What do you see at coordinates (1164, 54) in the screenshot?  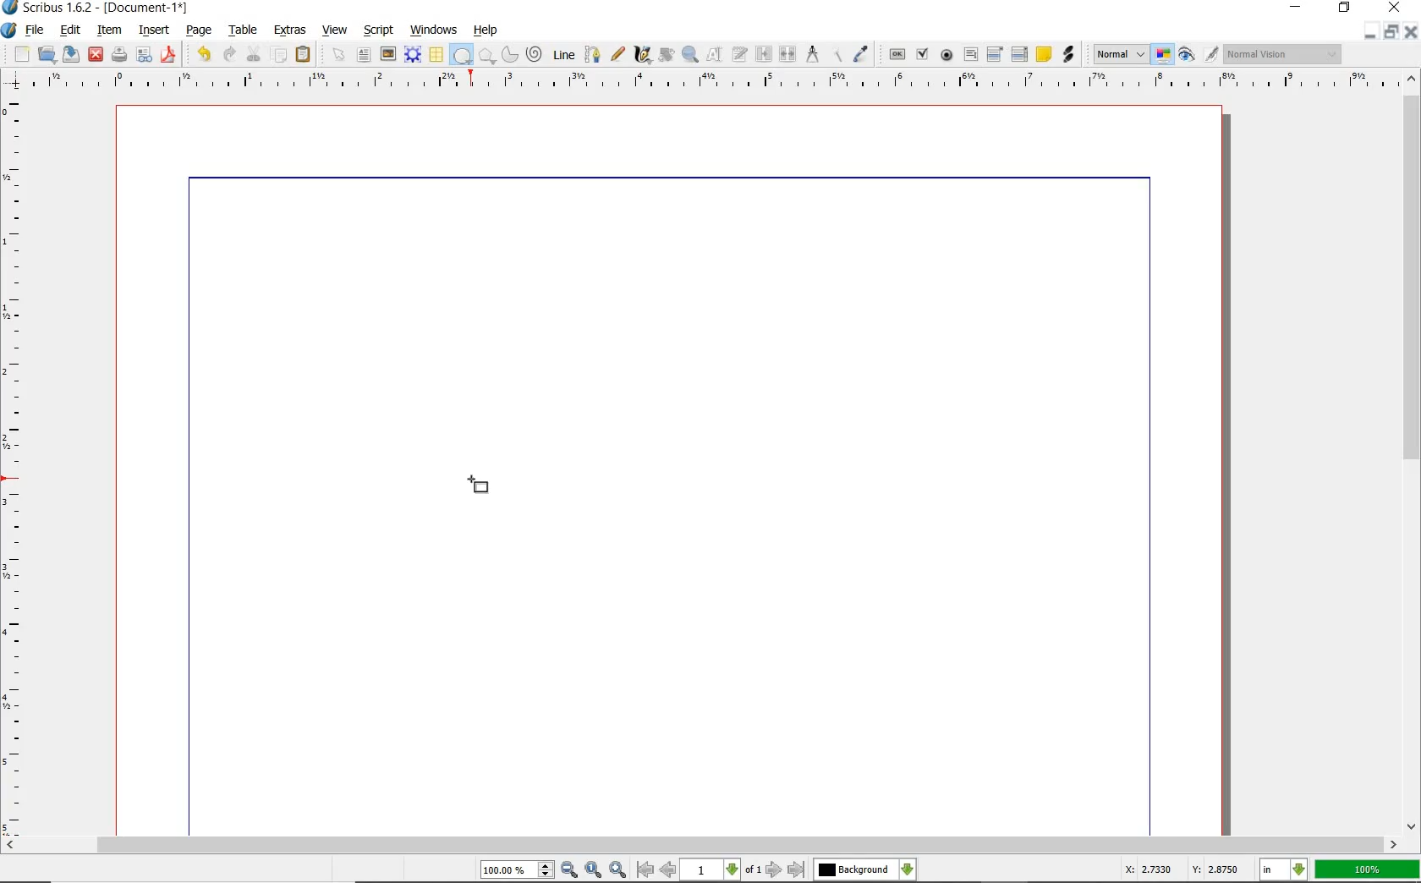 I see `TOGGLE COLOR MANAGEMENT SYSTEM` at bounding box center [1164, 54].